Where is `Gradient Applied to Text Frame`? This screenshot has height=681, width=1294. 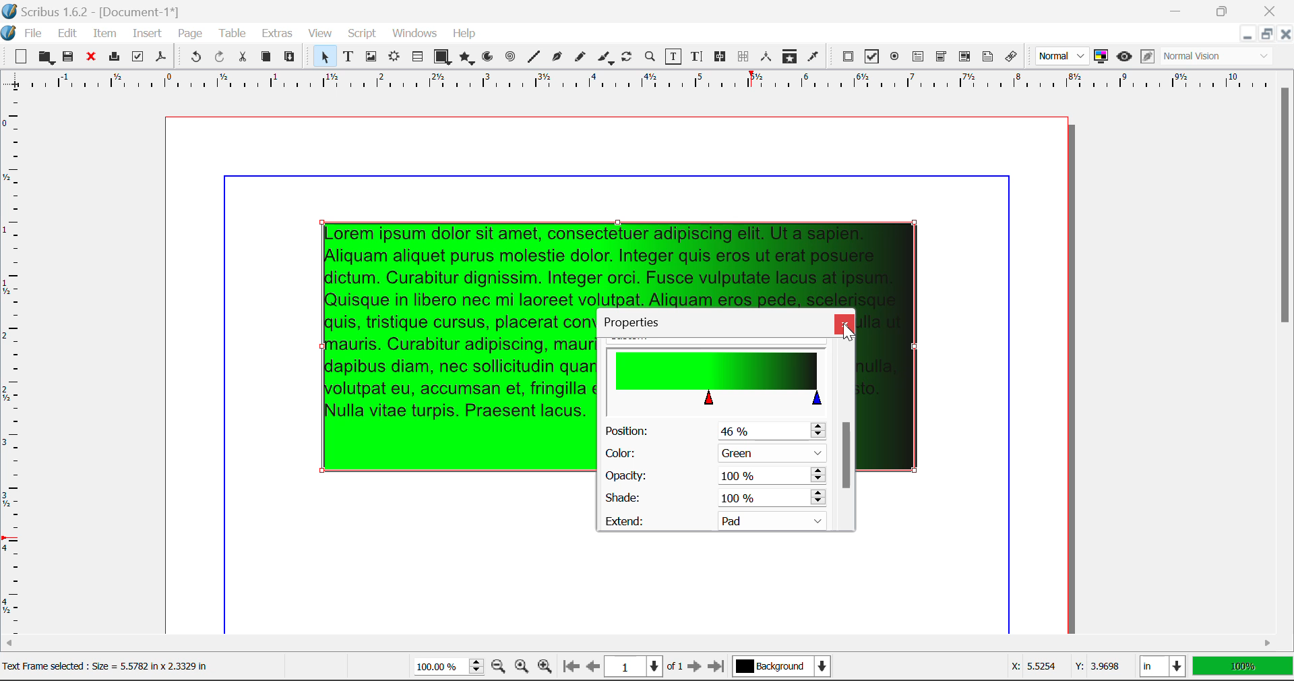
Gradient Applied to Text Frame is located at coordinates (621, 266).